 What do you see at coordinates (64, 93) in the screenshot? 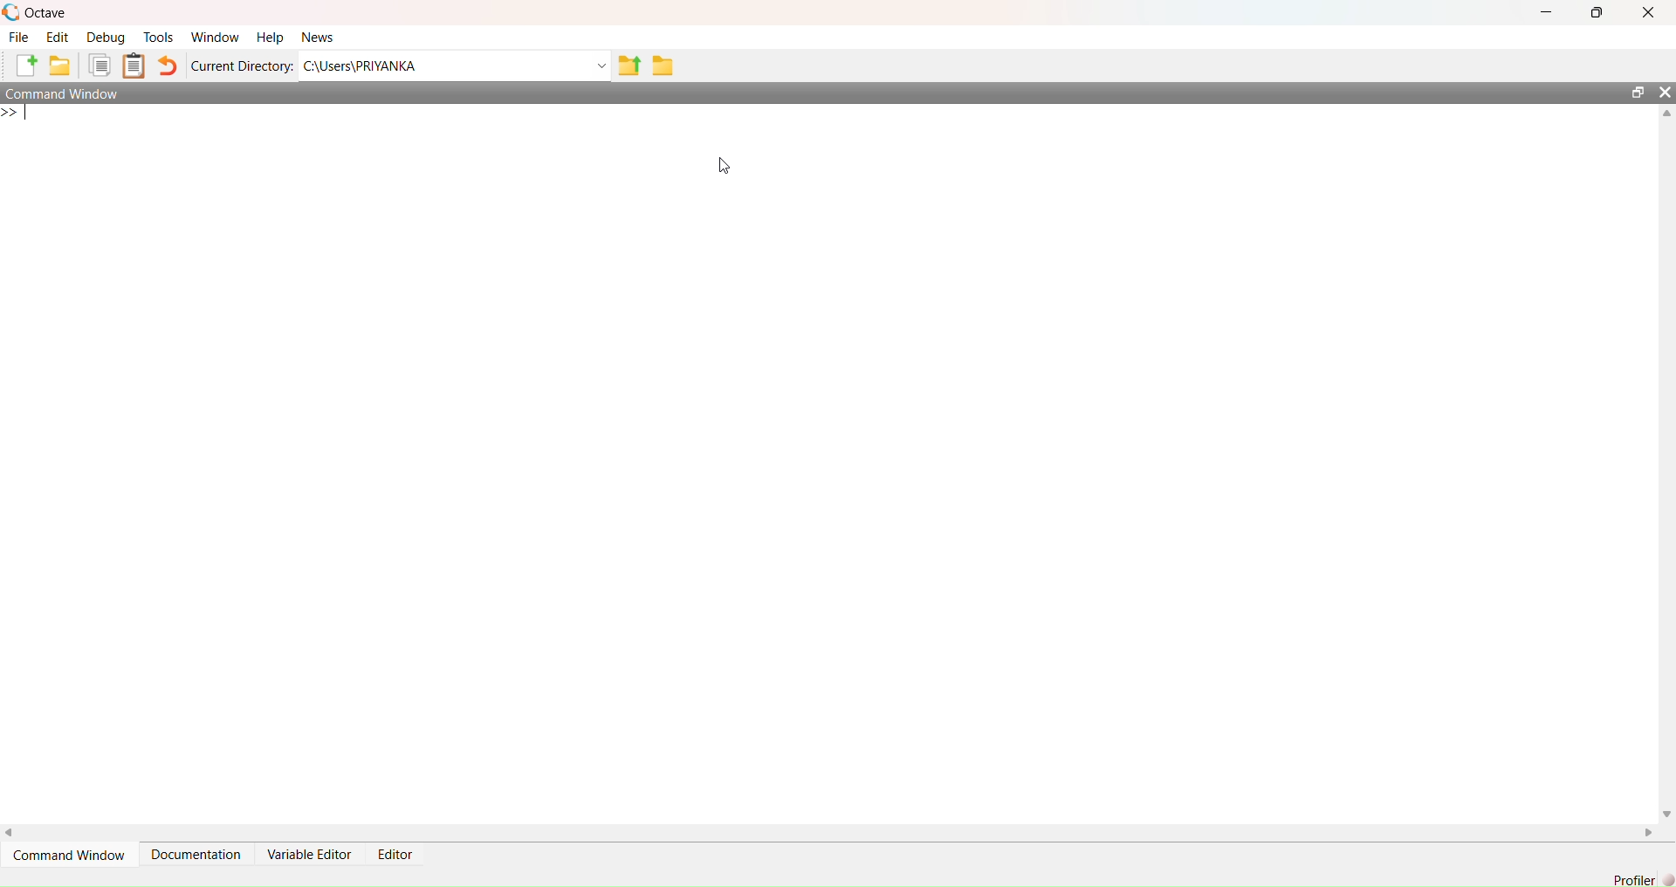
I see `Command Window` at bounding box center [64, 93].